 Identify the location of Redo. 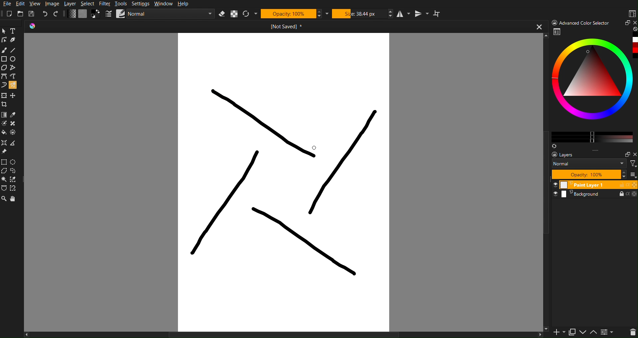
(56, 14).